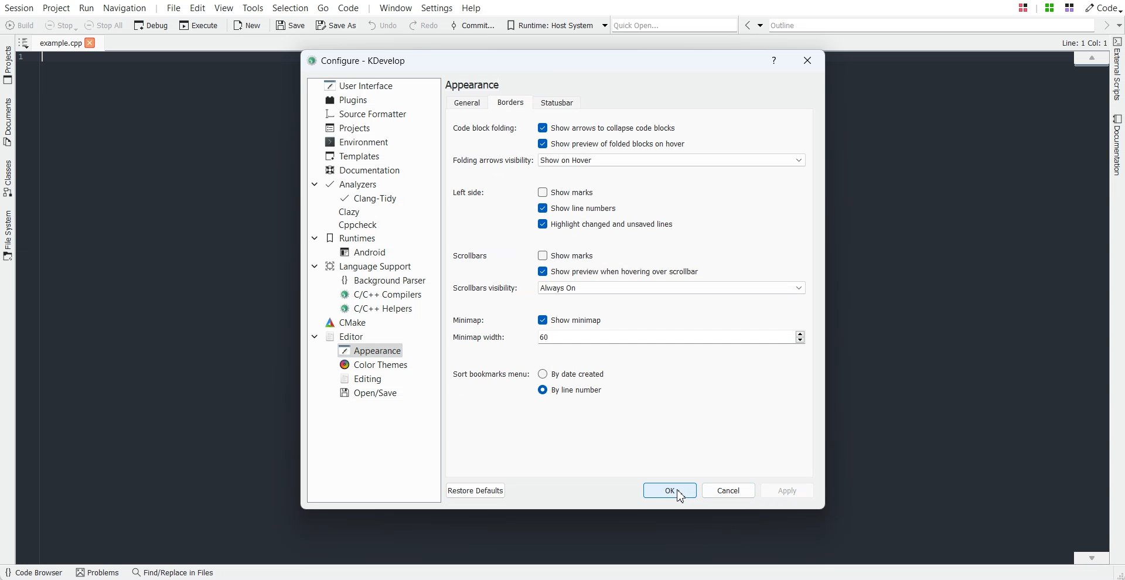 The width and height of the screenshot is (1125, 580). Describe the element at coordinates (619, 271) in the screenshot. I see `Enable show preview when hovering over scrollbar` at that location.